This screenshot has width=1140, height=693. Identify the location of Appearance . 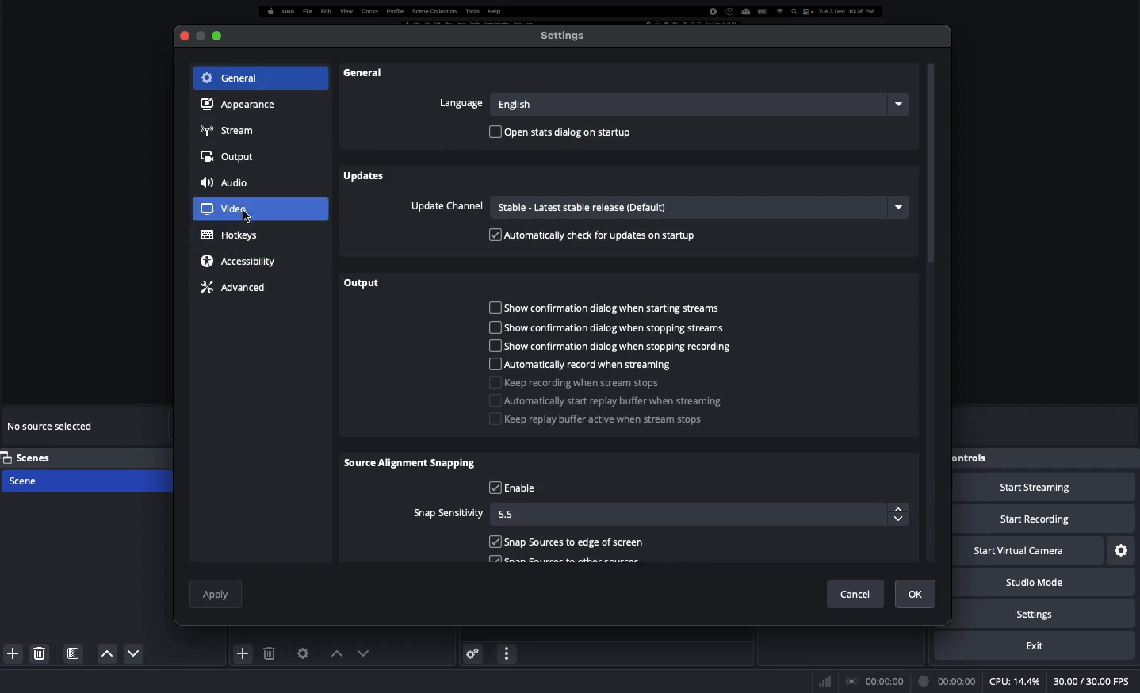
(235, 105).